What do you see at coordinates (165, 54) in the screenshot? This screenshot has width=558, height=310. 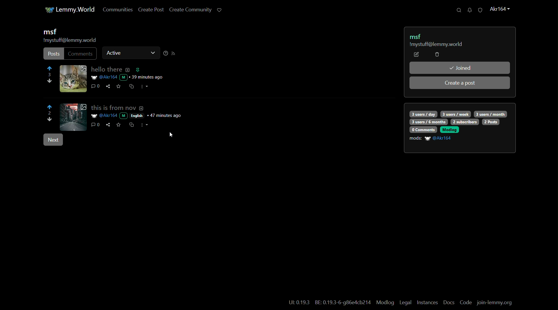 I see `sorting help` at bounding box center [165, 54].